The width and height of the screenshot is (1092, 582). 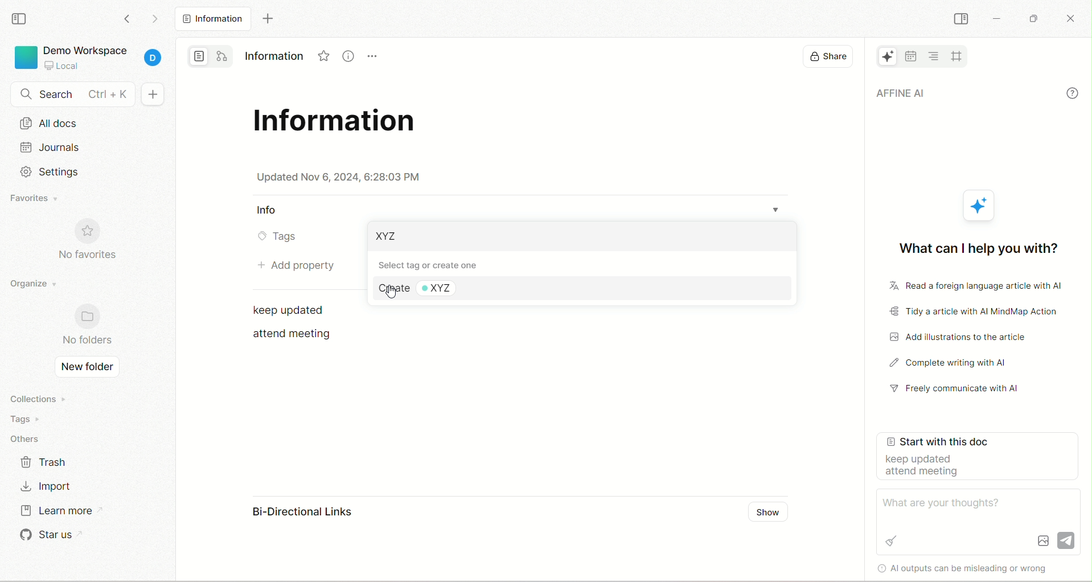 I want to click on AFFiNE icon, so click(x=981, y=206).